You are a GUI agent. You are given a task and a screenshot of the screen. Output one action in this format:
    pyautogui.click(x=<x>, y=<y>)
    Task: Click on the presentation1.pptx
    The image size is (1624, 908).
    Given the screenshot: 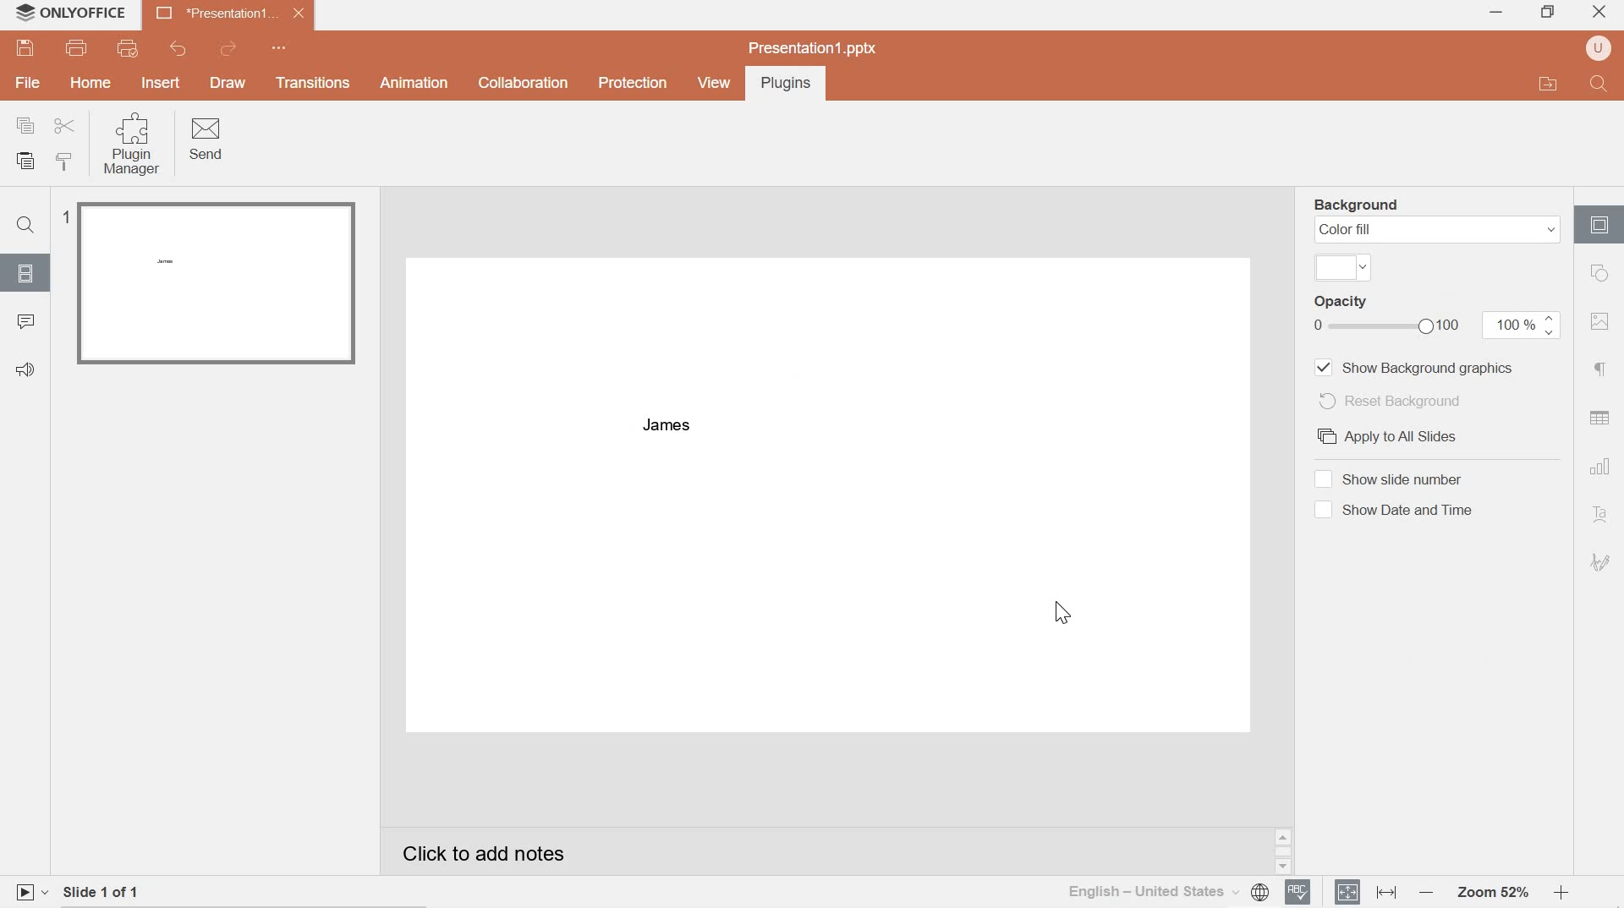 What is the action you would take?
    pyautogui.click(x=812, y=46)
    